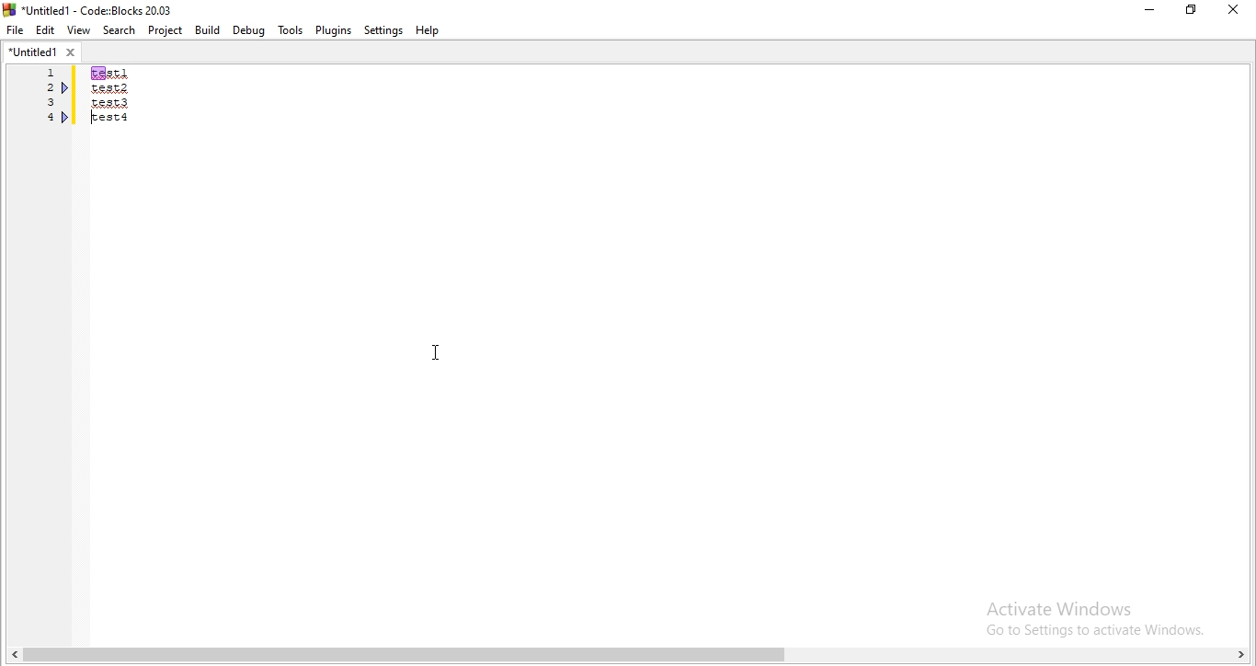  Describe the element at coordinates (90, 8) in the screenshot. I see `logo` at that location.